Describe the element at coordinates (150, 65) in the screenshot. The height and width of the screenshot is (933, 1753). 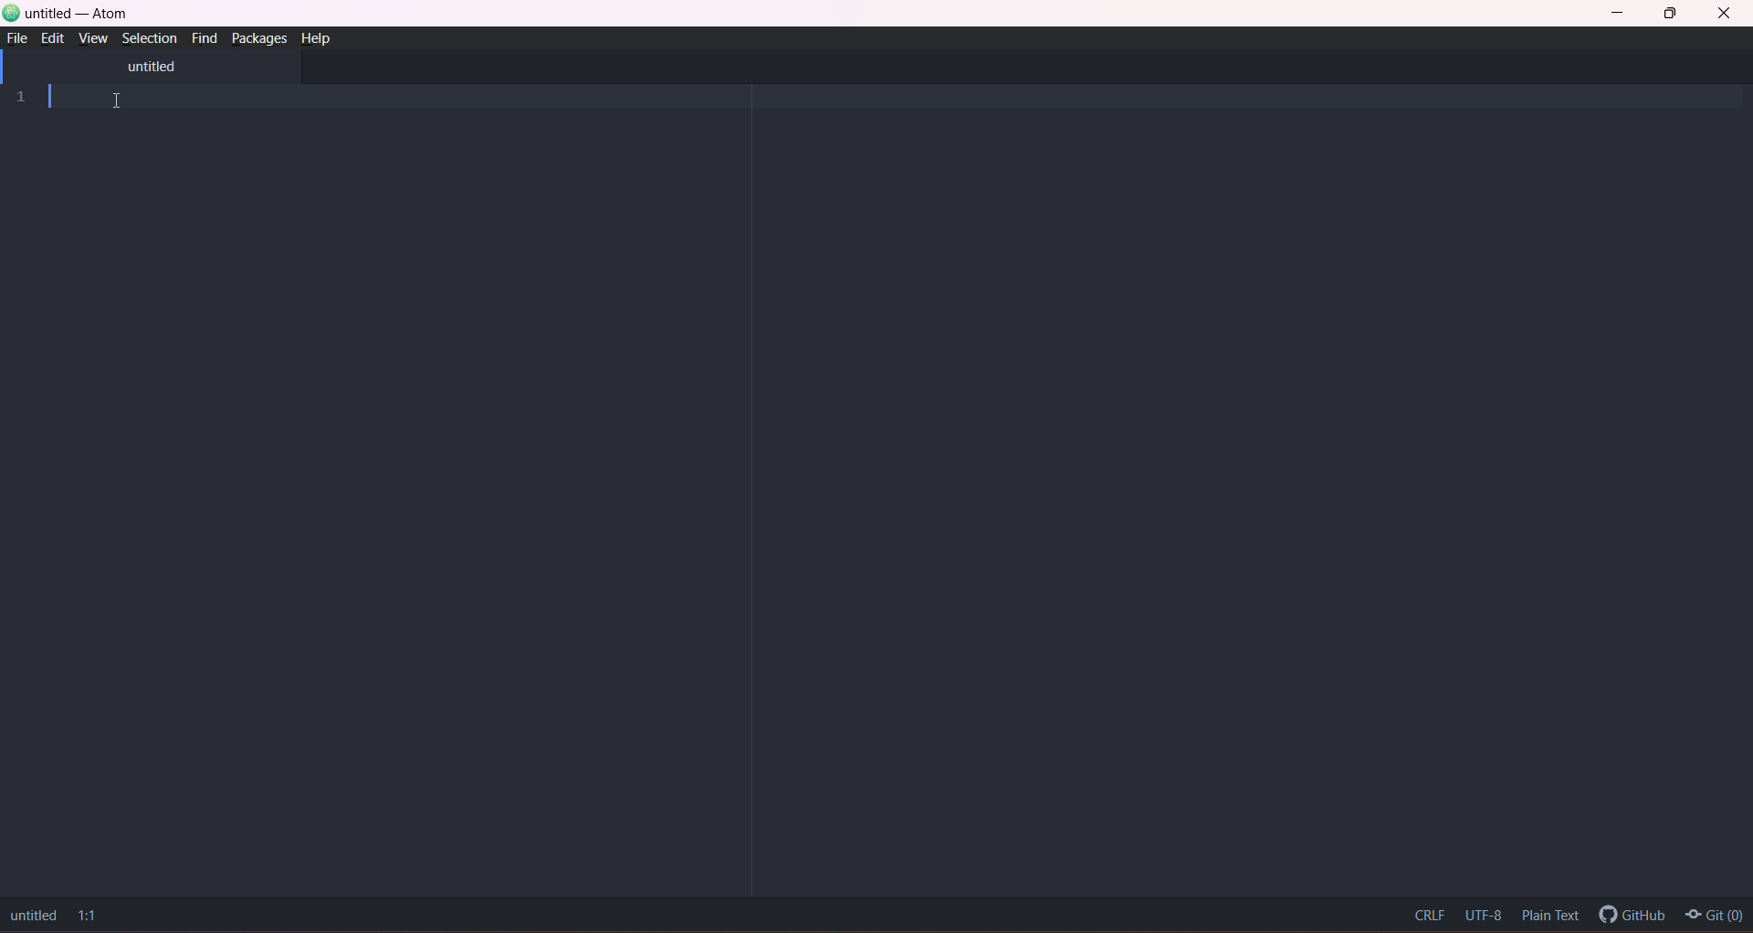
I see `untitled` at that location.